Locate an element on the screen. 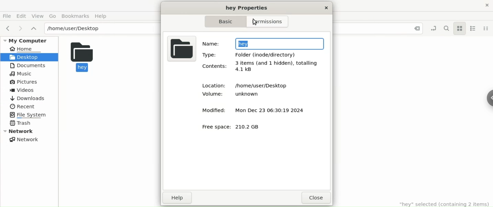 The width and height of the screenshot is (493, 207). Recent is located at coordinates (22, 107).